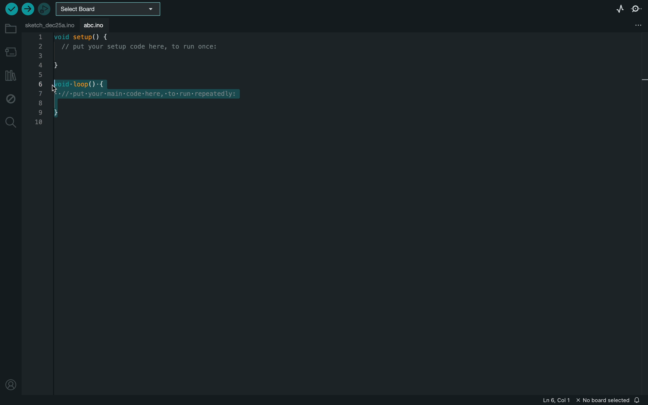 Image resolution: width=648 pixels, height=405 pixels. Describe the element at coordinates (9, 28) in the screenshot. I see `folder` at that location.